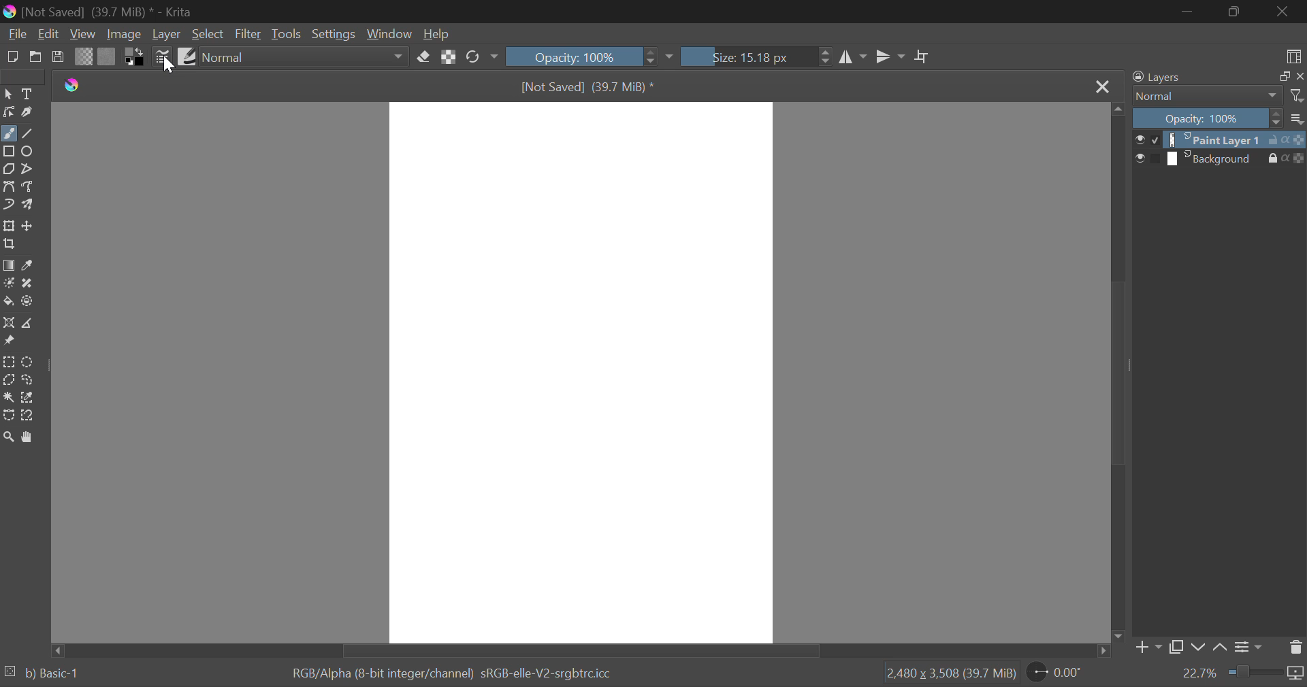 This screenshot has width=1307, height=687. What do you see at coordinates (28, 132) in the screenshot?
I see `Line` at bounding box center [28, 132].